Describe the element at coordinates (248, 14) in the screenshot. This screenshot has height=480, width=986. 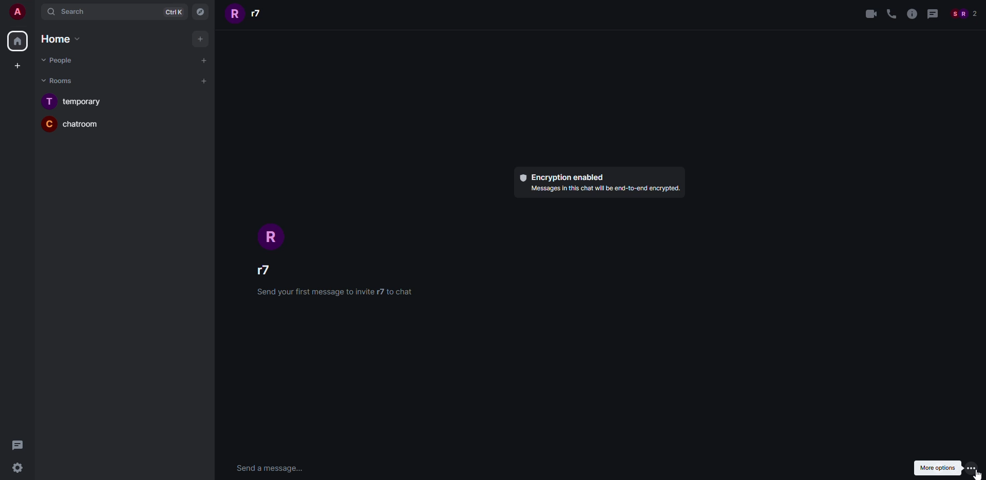
I see `r7` at that location.